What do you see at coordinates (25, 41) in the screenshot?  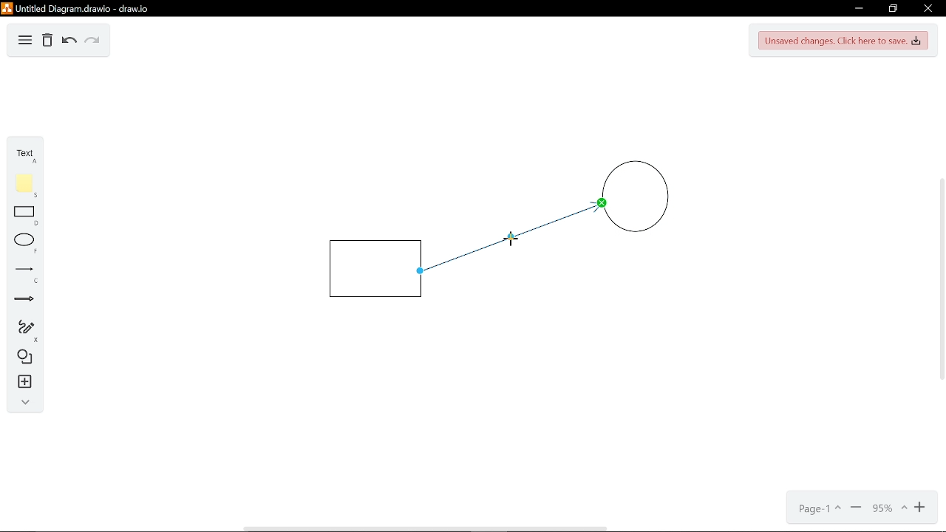 I see `Diagram` at bounding box center [25, 41].